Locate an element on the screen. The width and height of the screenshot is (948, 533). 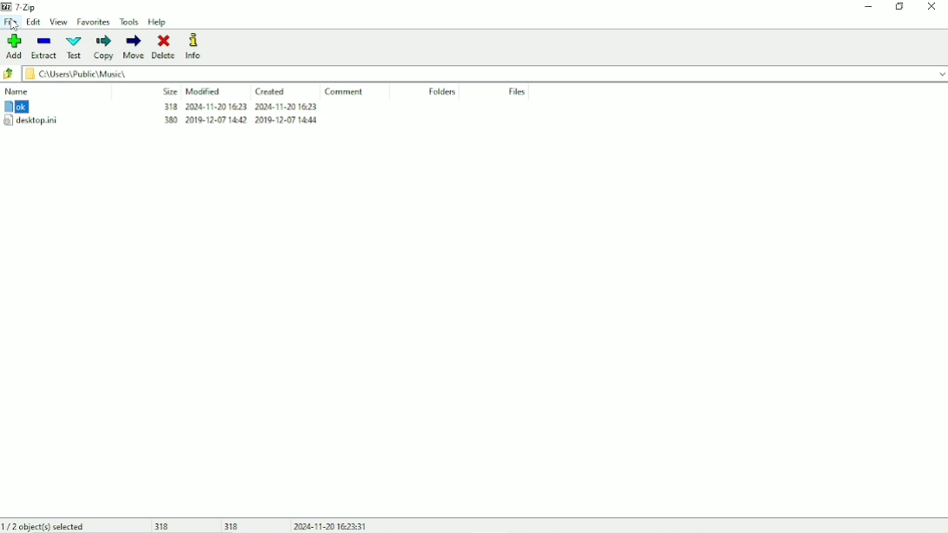
Extract is located at coordinates (46, 47).